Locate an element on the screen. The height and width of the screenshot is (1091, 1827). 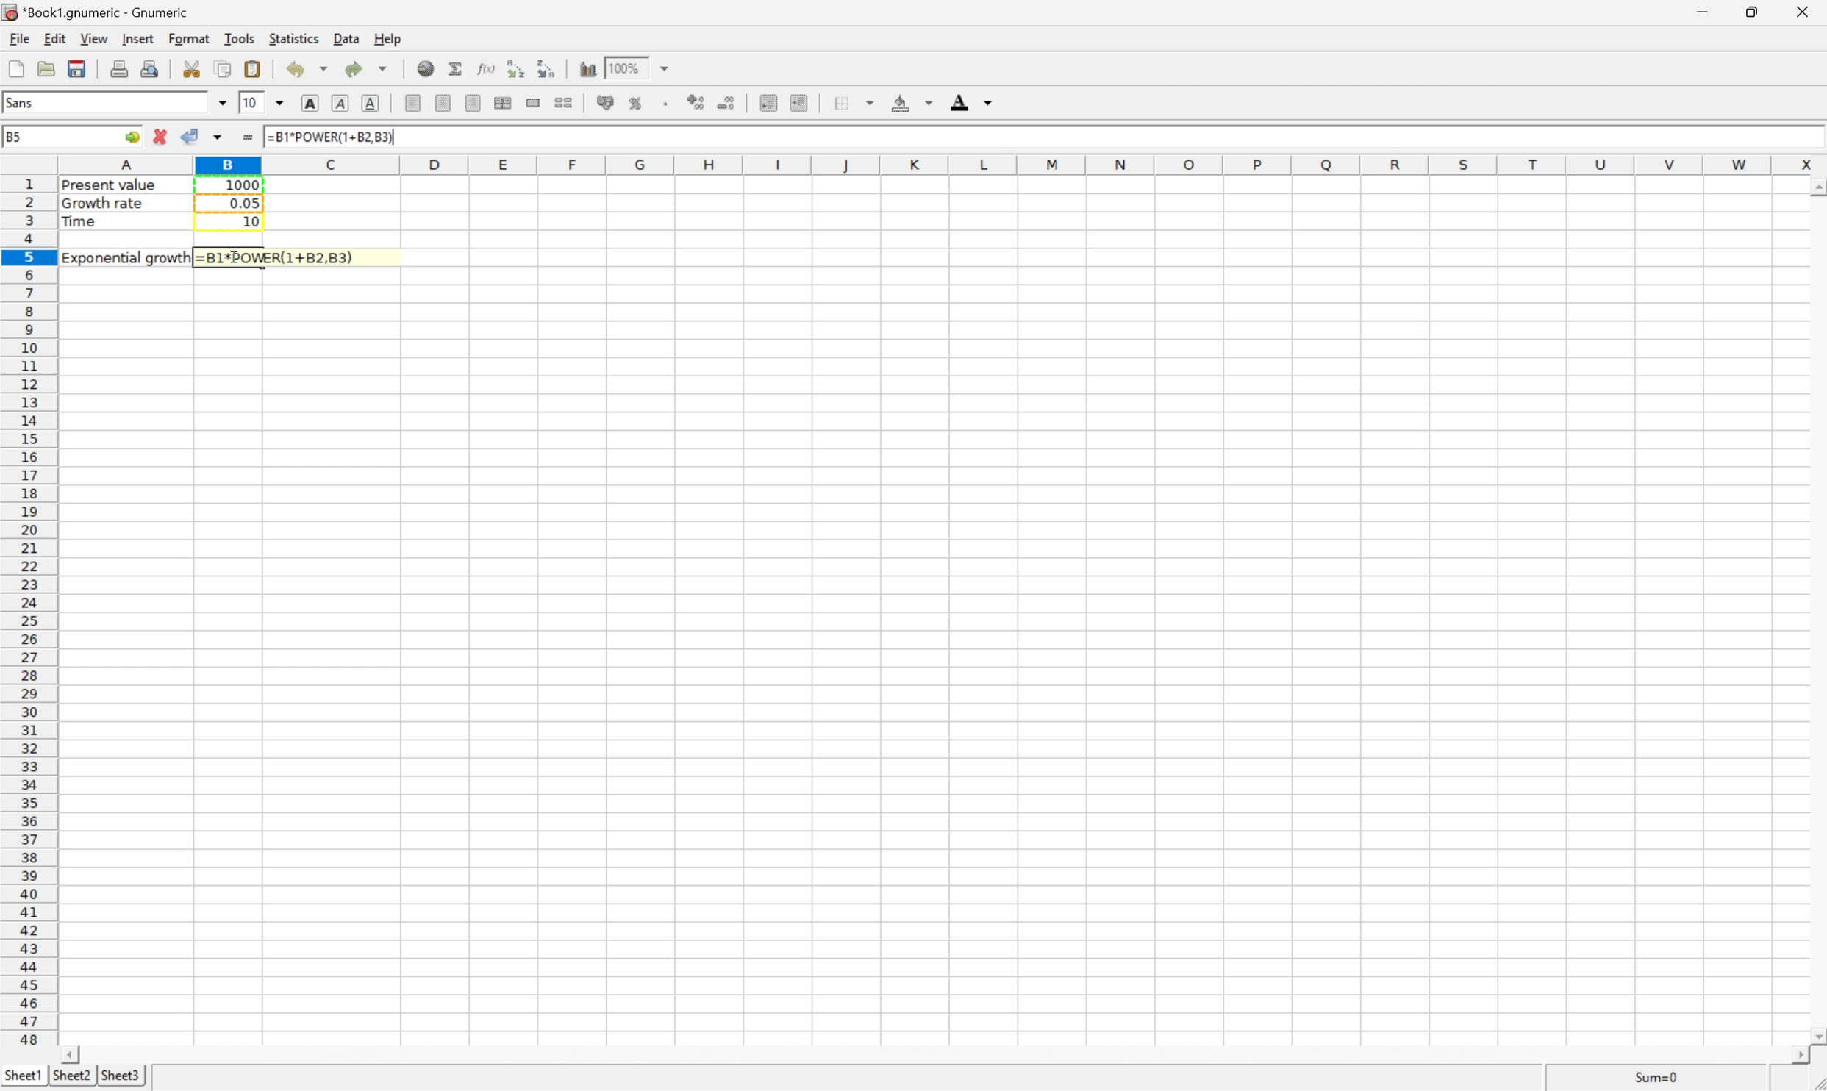
Format the selection as accounting is located at coordinates (607, 101).